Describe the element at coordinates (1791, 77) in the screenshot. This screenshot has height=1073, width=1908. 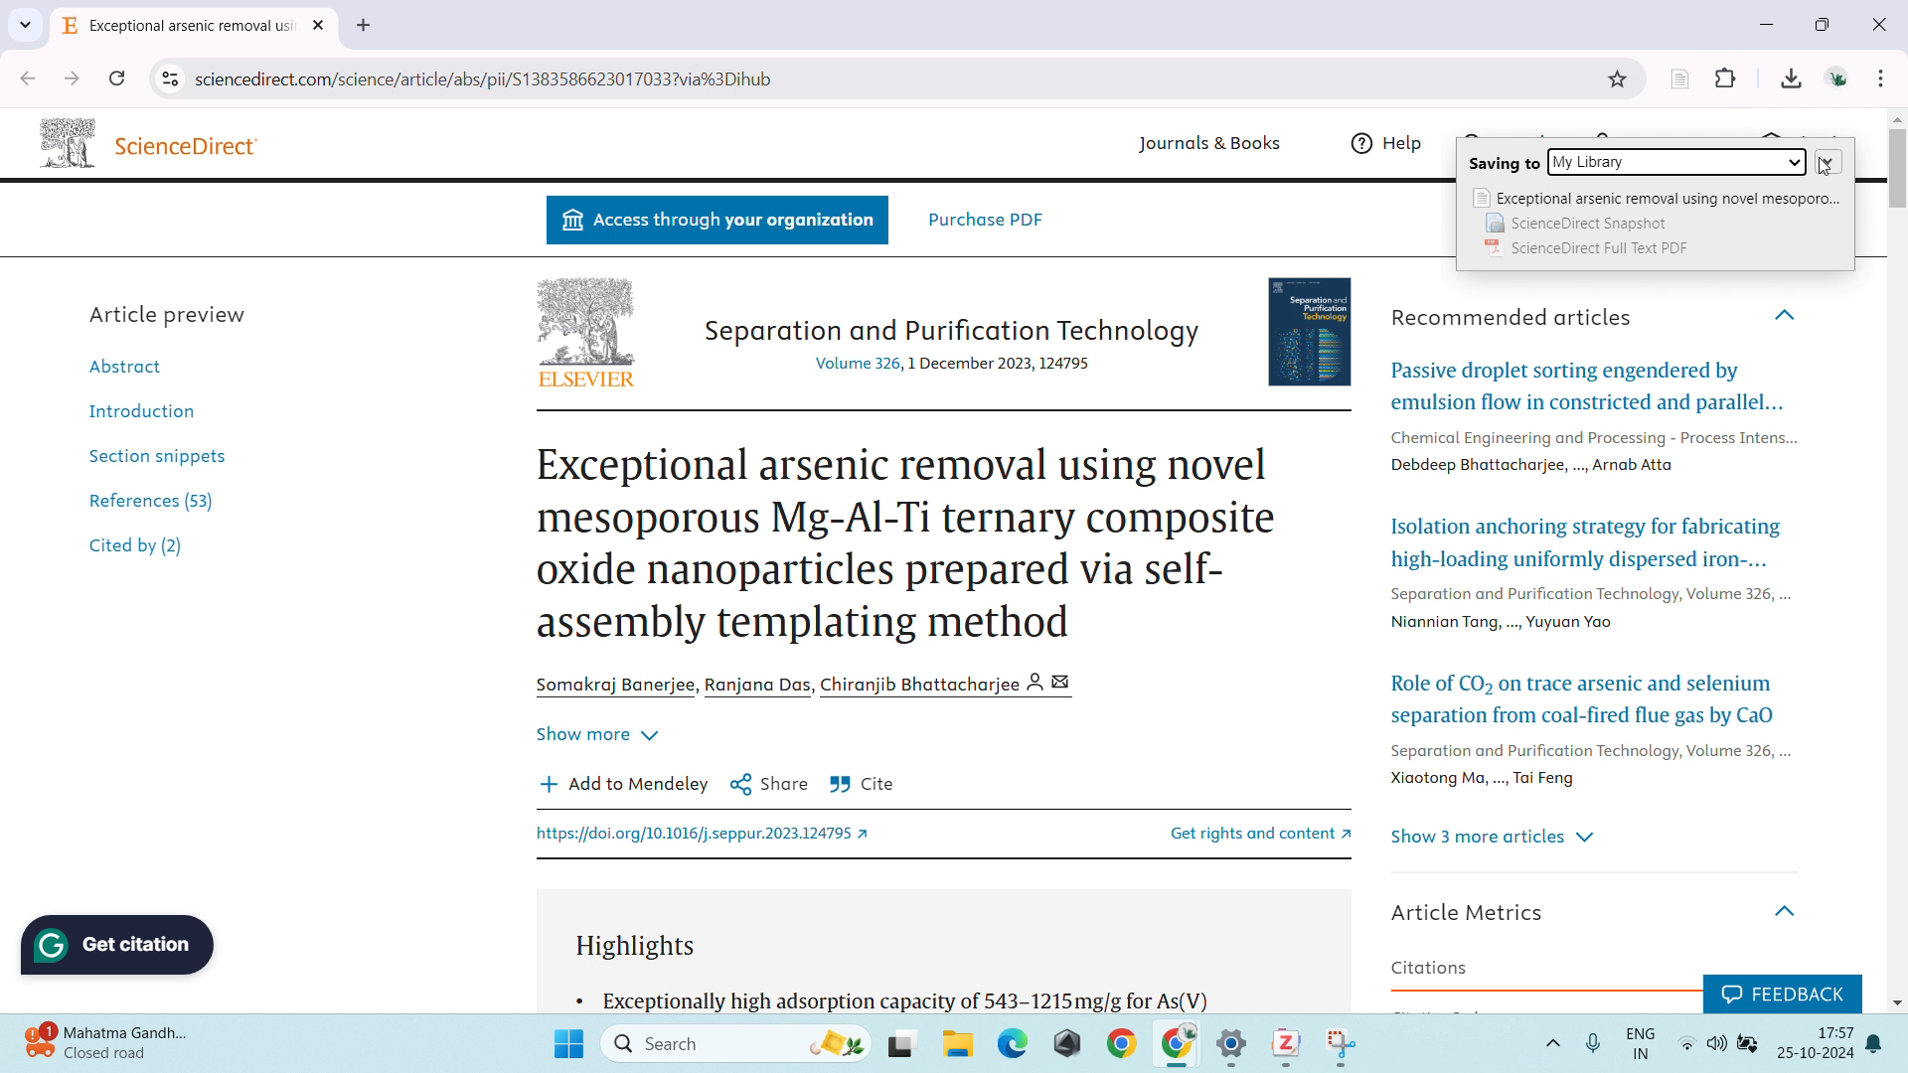
I see `downloads` at that location.